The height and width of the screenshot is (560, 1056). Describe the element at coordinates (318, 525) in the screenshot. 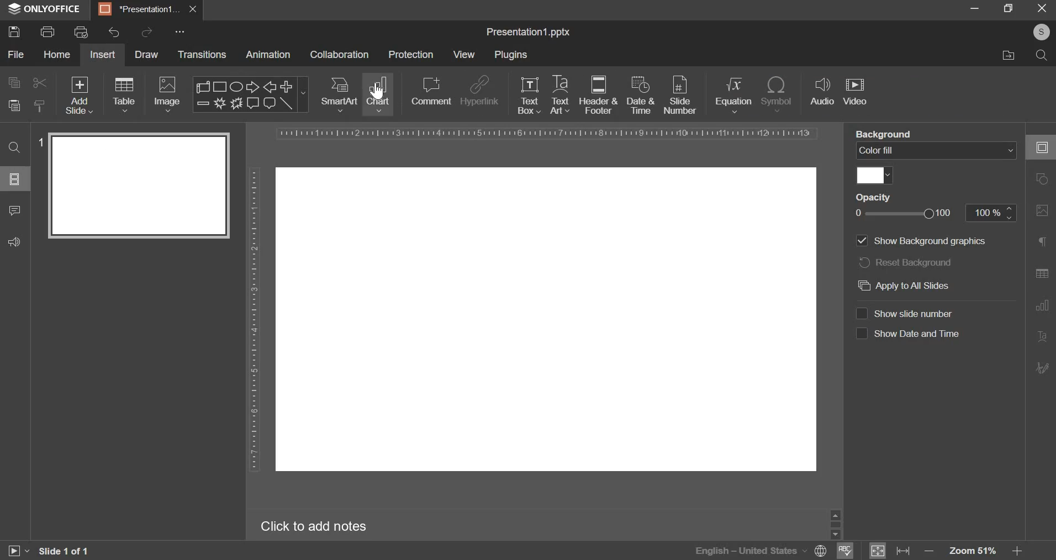

I see `click to add notes` at that location.